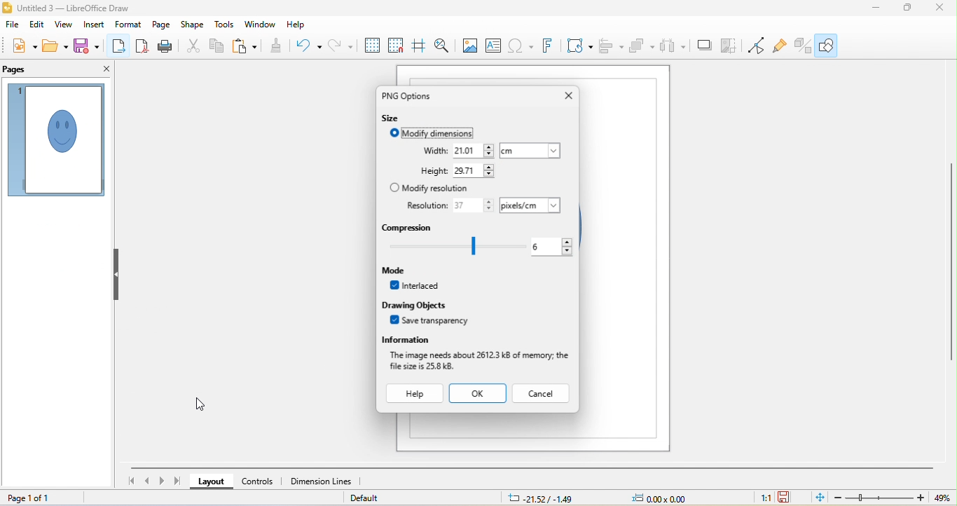 The height and width of the screenshot is (506, 957). What do you see at coordinates (340, 45) in the screenshot?
I see `redo` at bounding box center [340, 45].